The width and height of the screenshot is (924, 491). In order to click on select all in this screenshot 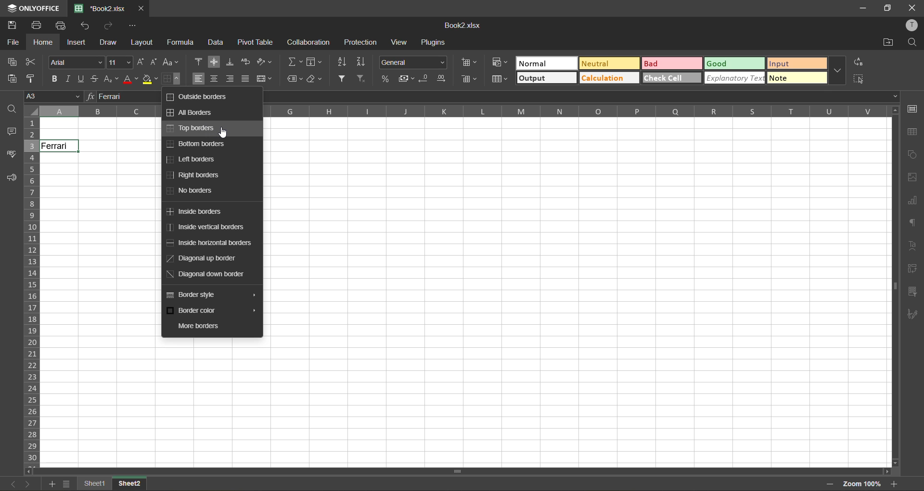, I will do `click(860, 79)`.